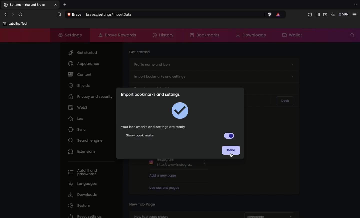  Describe the element at coordinates (213, 64) in the screenshot. I see `Profile name and icon` at that location.